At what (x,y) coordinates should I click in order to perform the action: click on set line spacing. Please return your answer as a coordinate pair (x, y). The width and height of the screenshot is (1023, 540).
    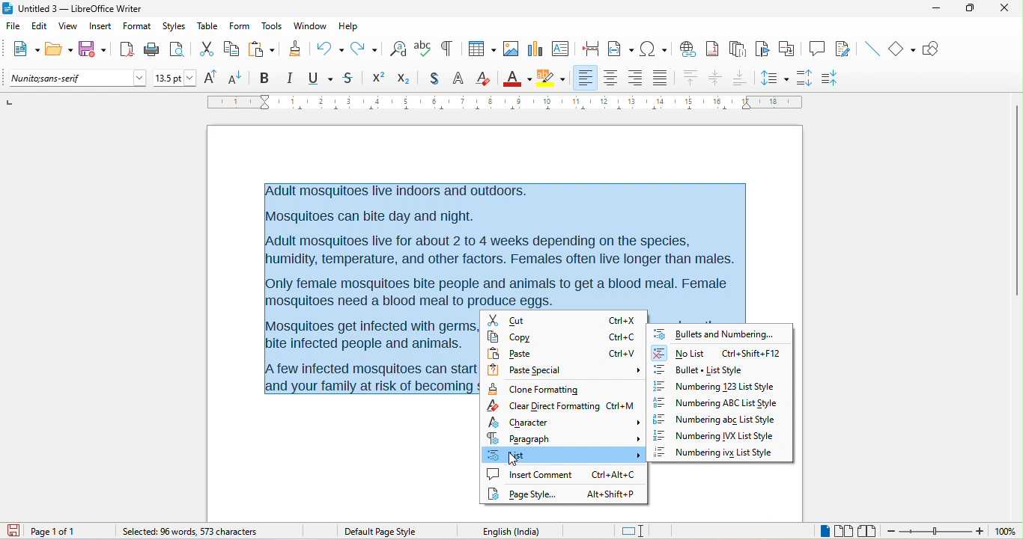
    Looking at the image, I should click on (775, 77).